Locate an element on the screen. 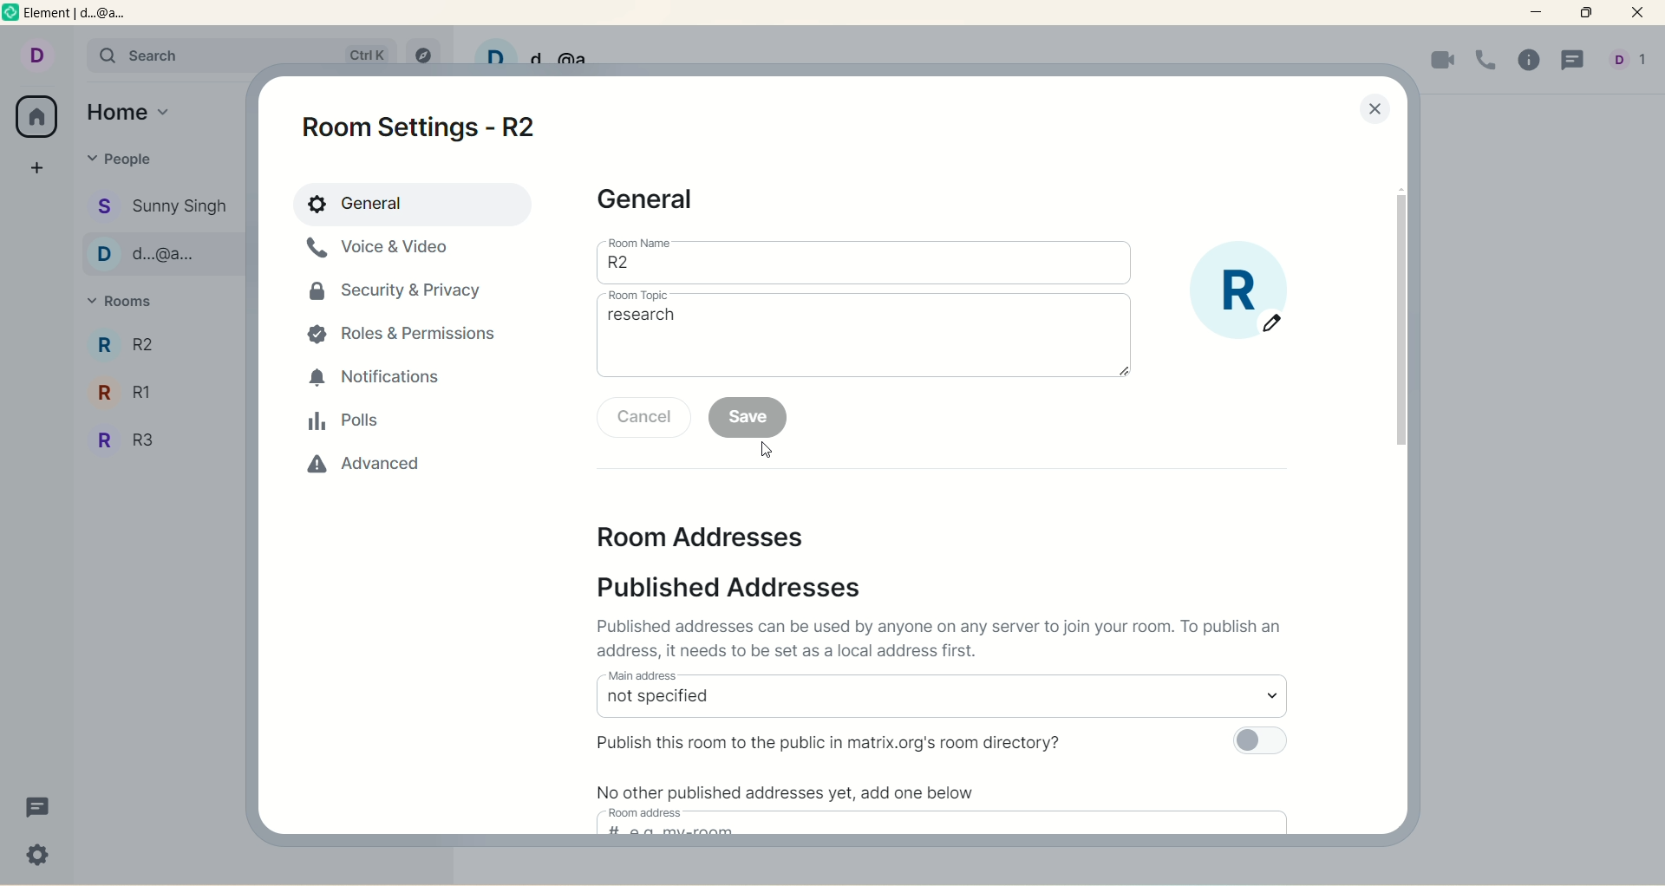 This screenshot has height=886, width=1665. select main address is located at coordinates (941, 703).